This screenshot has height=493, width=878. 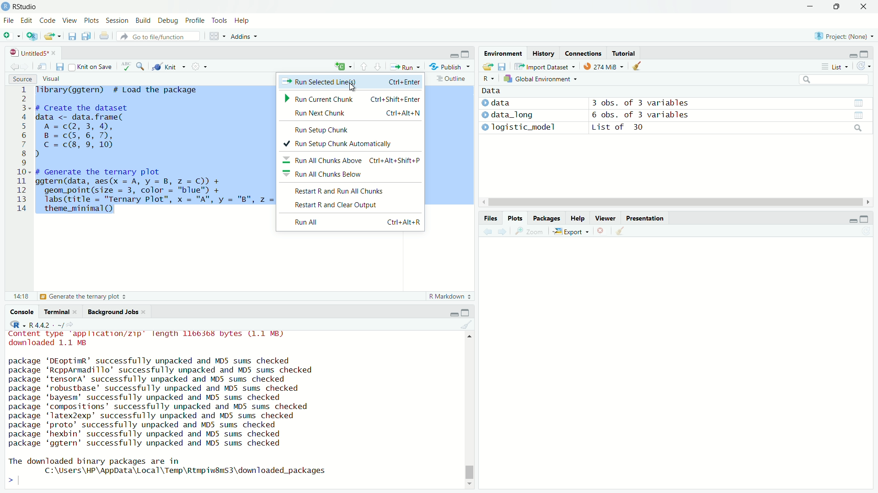 What do you see at coordinates (669, 203) in the screenshot?
I see `cursor` at bounding box center [669, 203].